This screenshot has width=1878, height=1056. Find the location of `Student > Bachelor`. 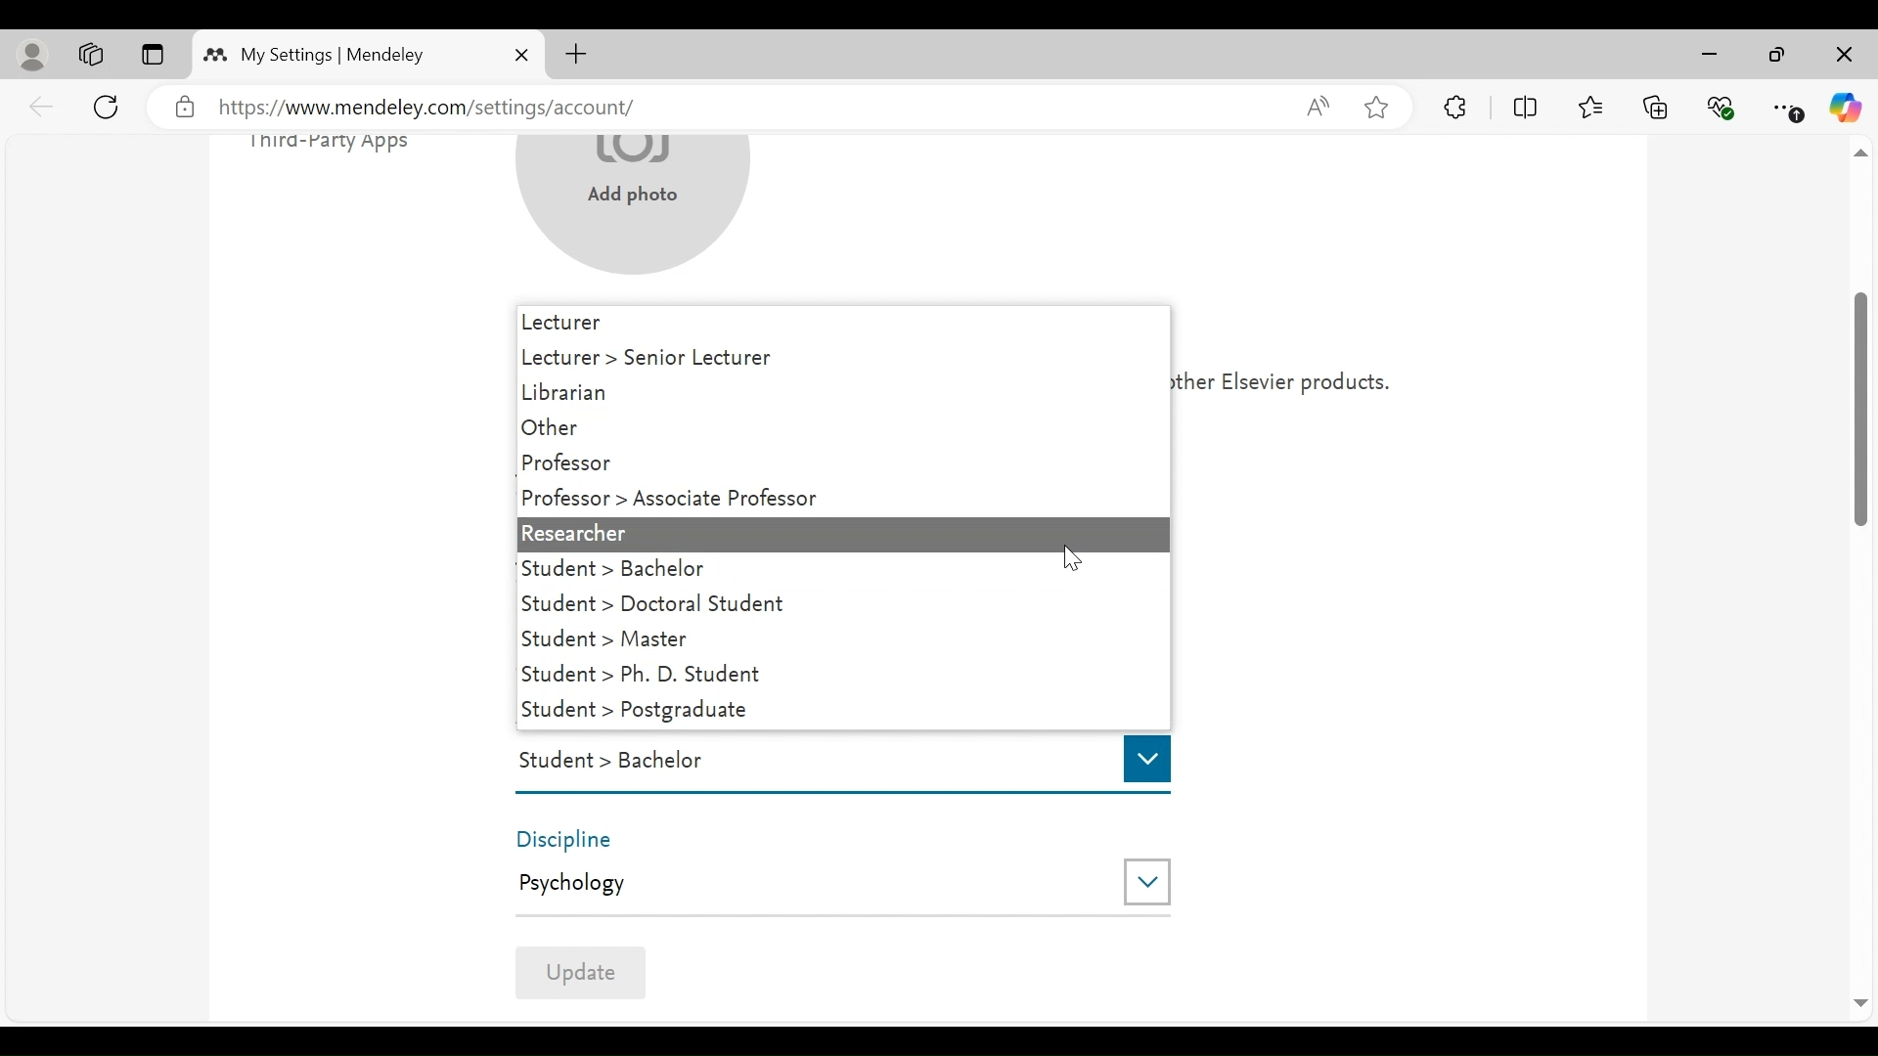

Student > Bachelor is located at coordinates (806, 761).